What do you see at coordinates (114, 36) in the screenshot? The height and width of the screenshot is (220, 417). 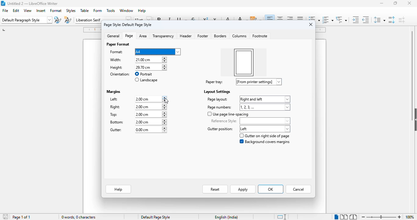 I see `general` at bounding box center [114, 36].